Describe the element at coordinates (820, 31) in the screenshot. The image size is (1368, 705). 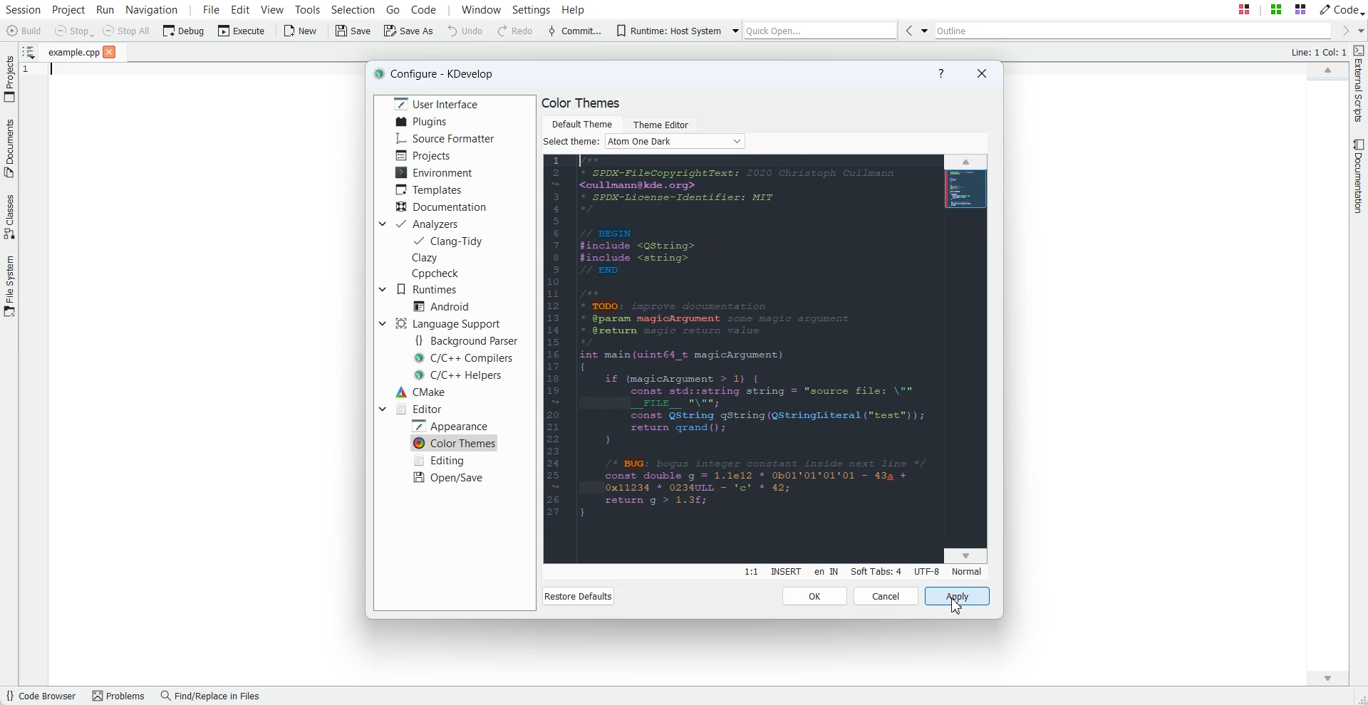
I see `Quick Open` at that location.